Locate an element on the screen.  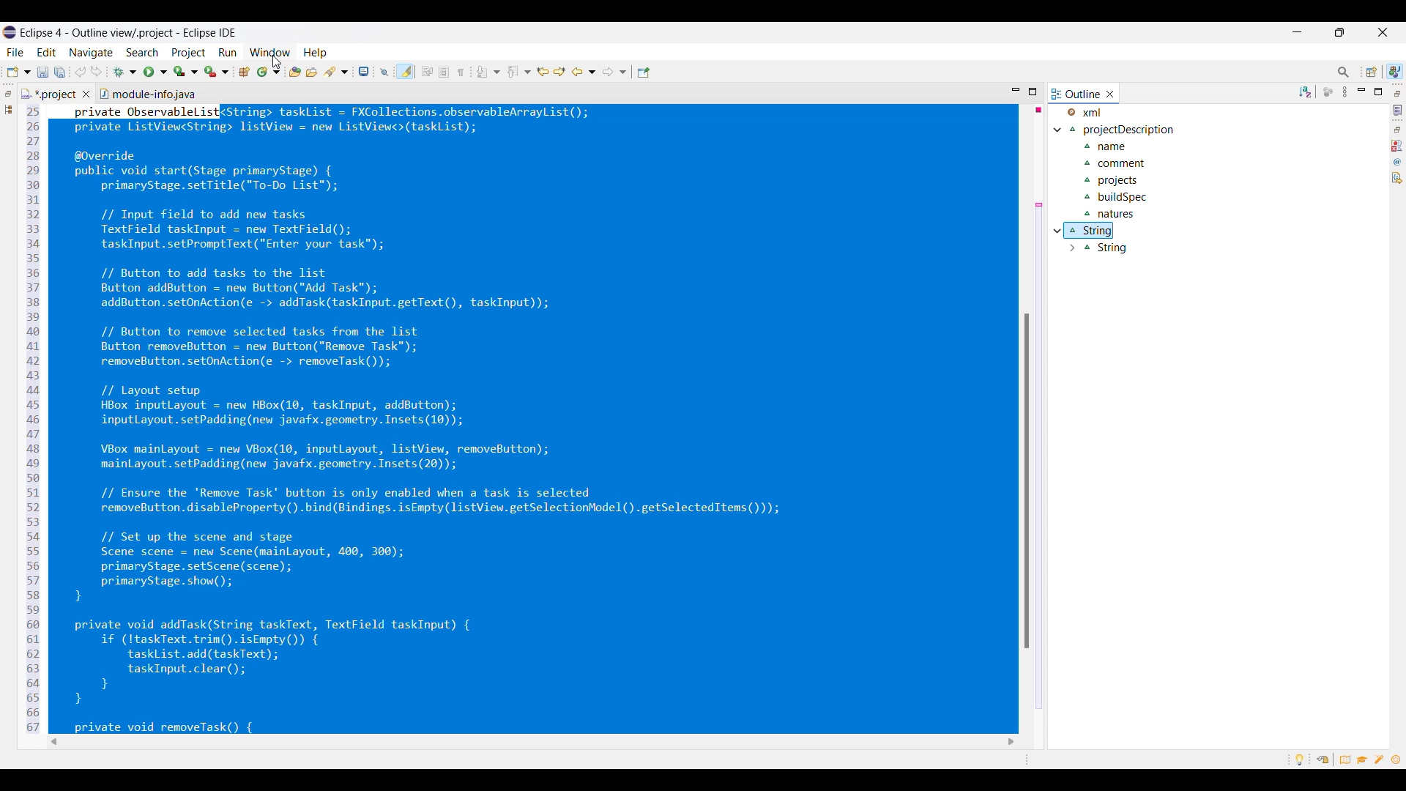
Close interface is located at coordinates (1383, 32).